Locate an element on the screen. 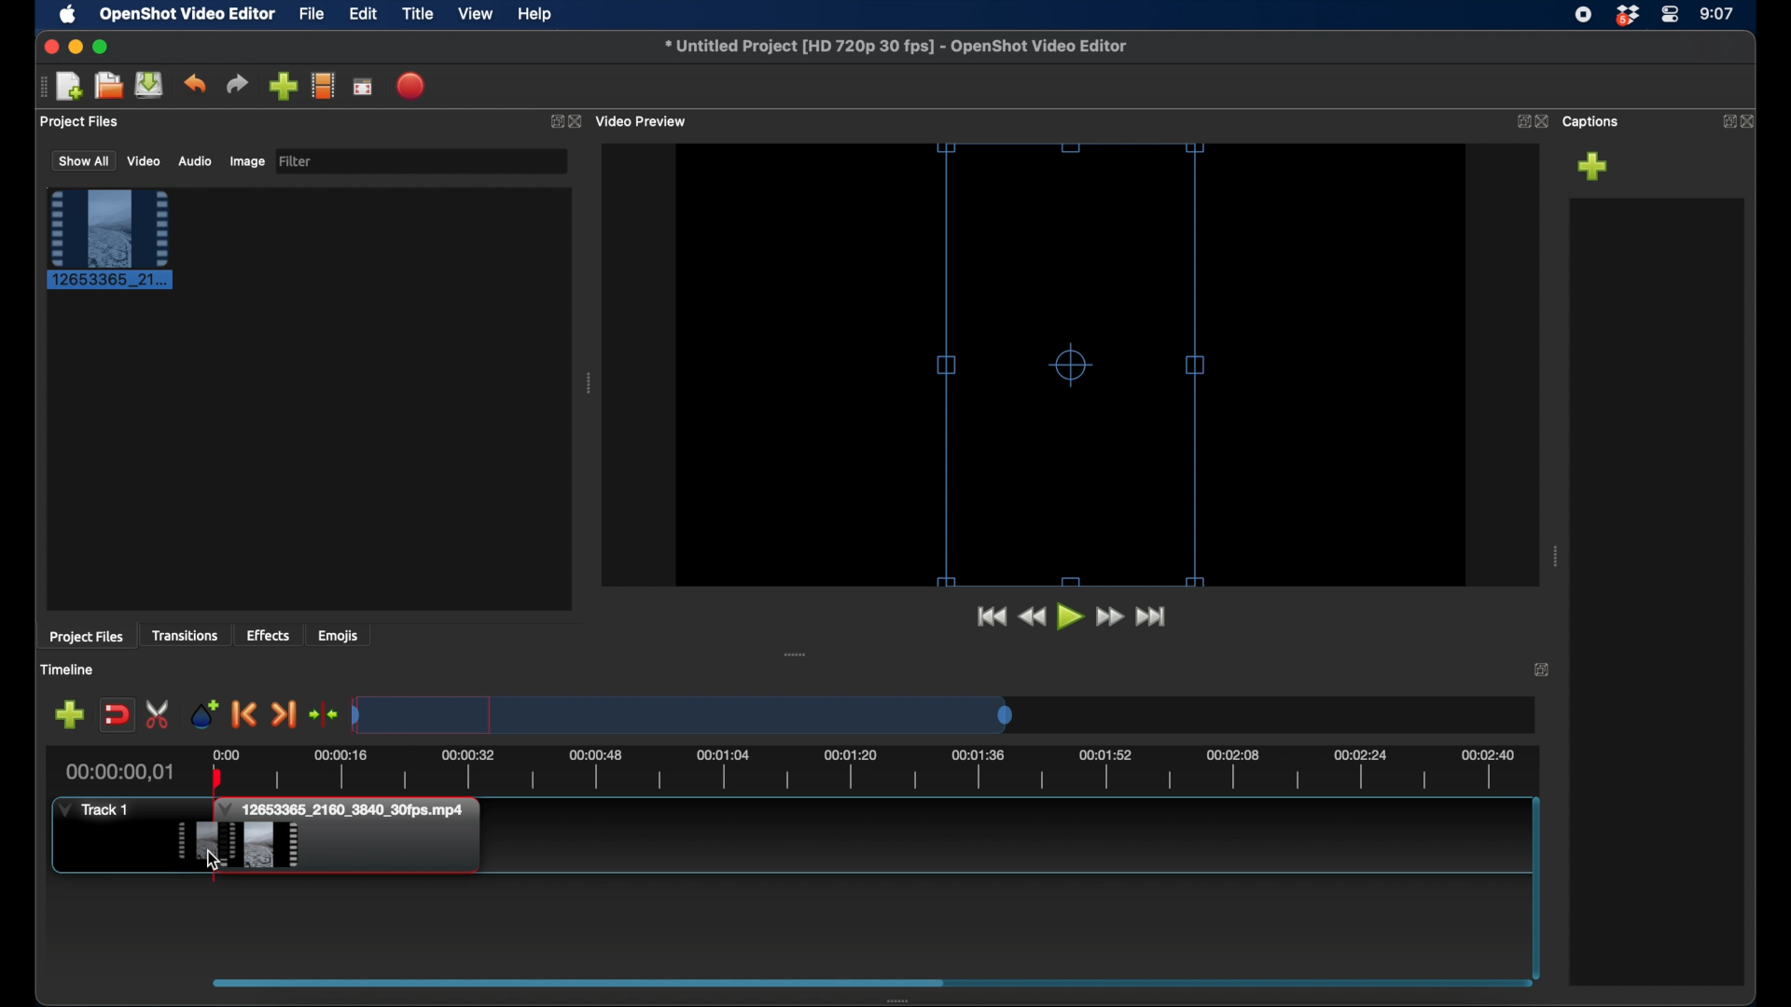 This screenshot has width=1791, height=1007. track 1 is located at coordinates (93, 808).